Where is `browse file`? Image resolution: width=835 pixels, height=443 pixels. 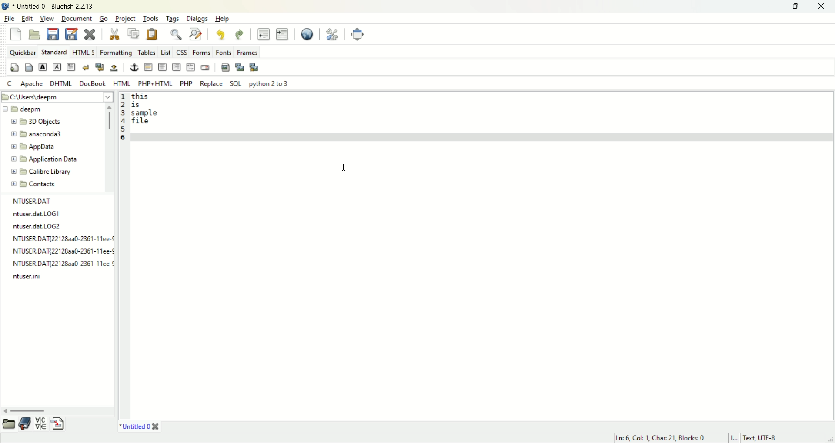 browse file is located at coordinates (8, 426).